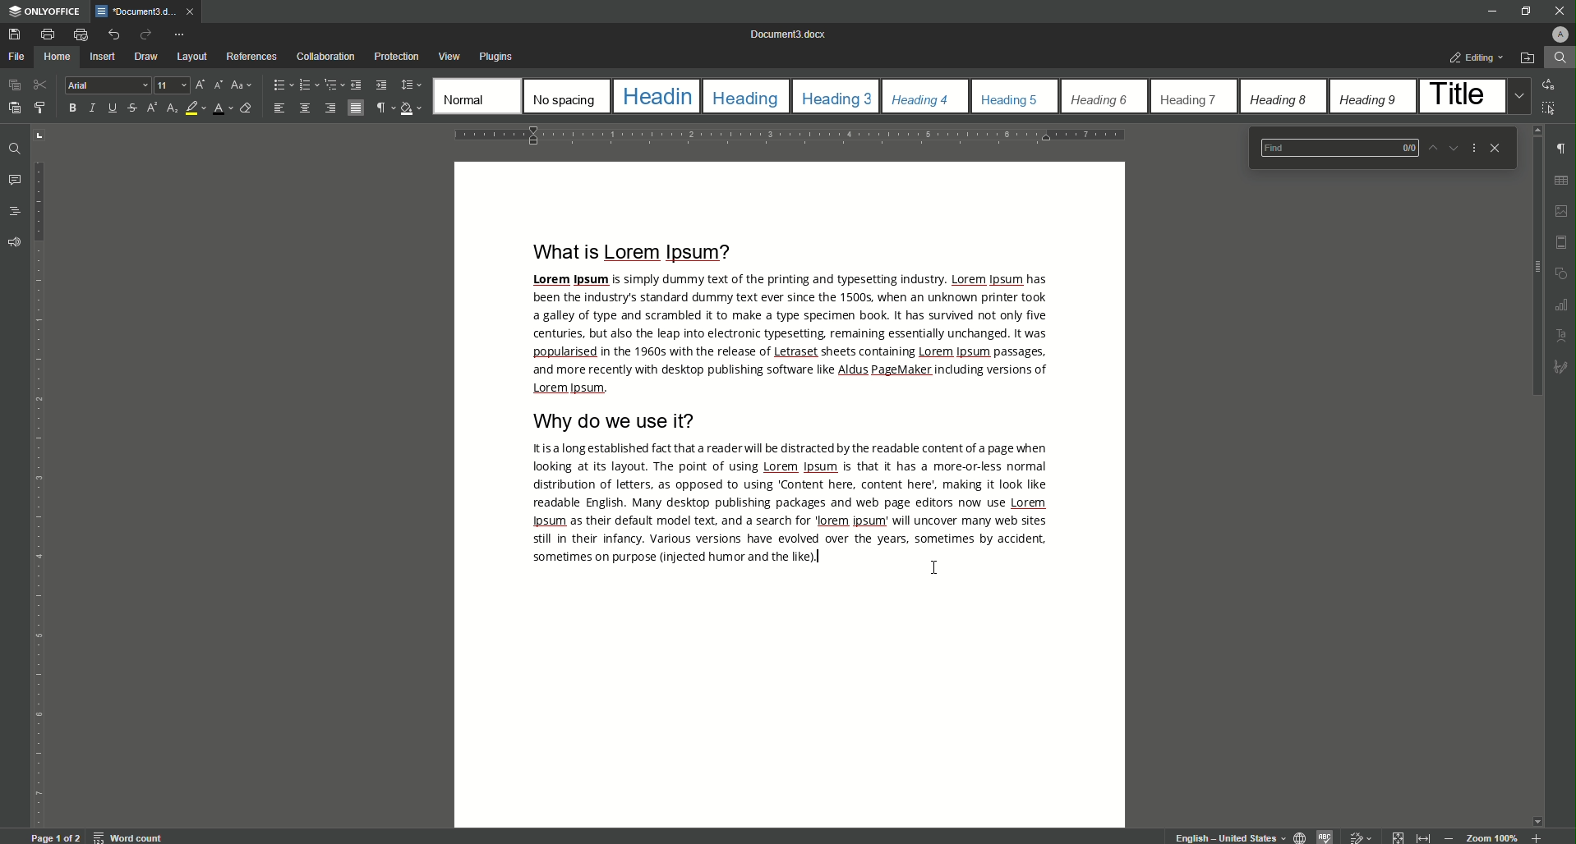  What do you see at coordinates (1495, 147) in the screenshot?
I see `Close` at bounding box center [1495, 147].